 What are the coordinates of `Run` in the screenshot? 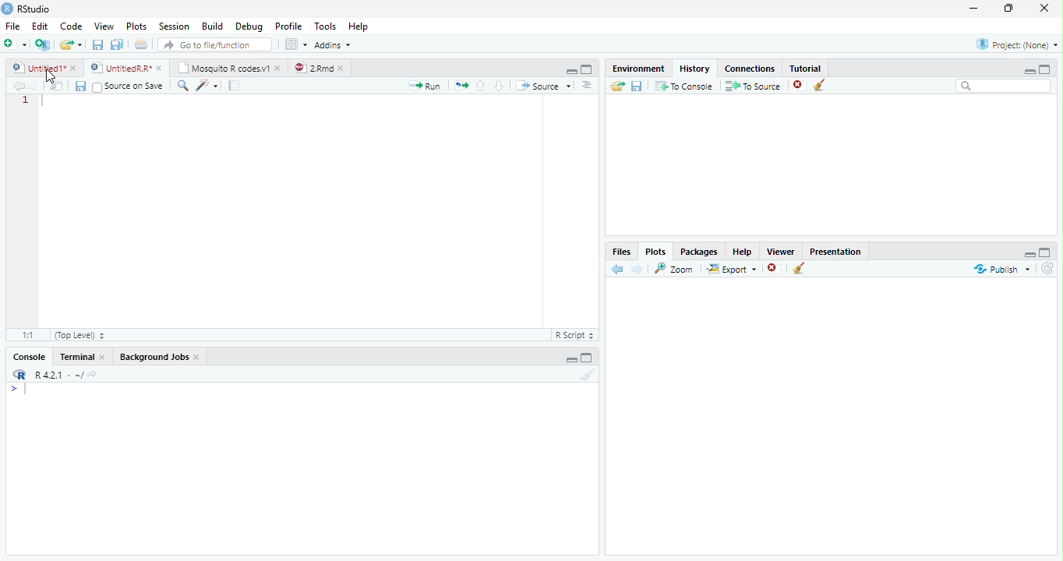 It's located at (426, 86).